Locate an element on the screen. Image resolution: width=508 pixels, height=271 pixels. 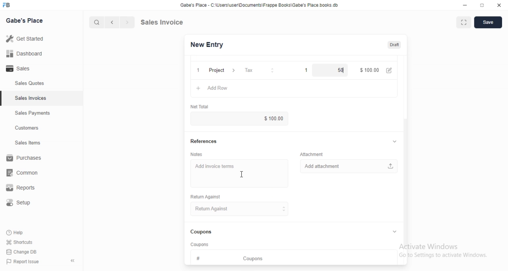
Sales Items is located at coordinates (24, 143).